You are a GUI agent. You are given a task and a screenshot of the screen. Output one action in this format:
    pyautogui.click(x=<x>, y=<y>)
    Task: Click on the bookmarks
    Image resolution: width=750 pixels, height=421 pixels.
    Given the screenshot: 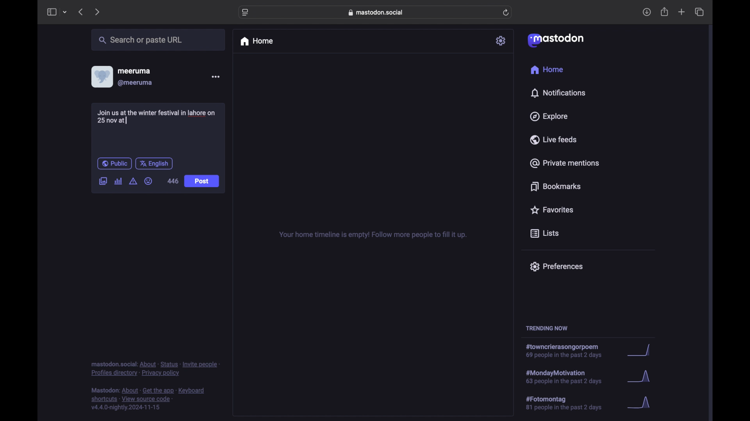 What is the action you would take?
    pyautogui.click(x=555, y=186)
    